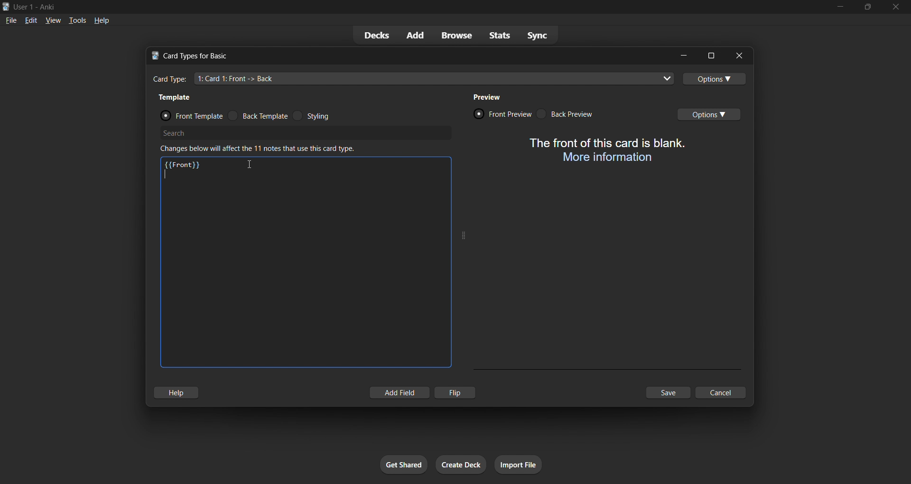  Describe the element at coordinates (714, 114) in the screenshot. I see `options toggle` at that location.